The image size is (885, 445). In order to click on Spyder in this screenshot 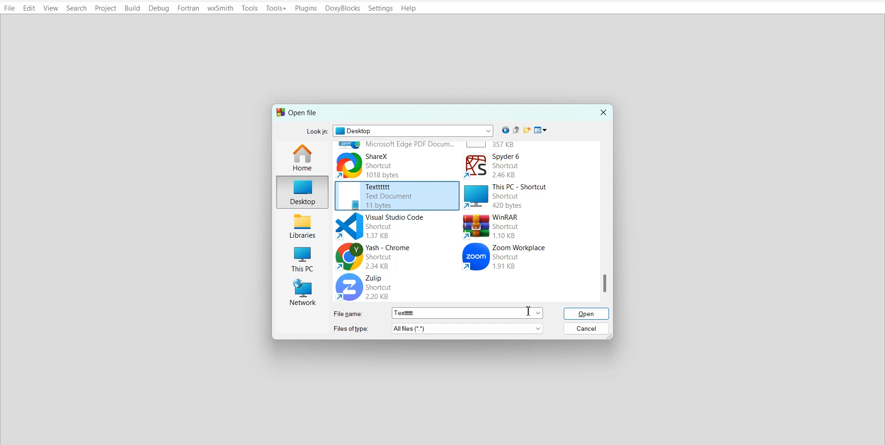, I will do `click(515, 166)`.